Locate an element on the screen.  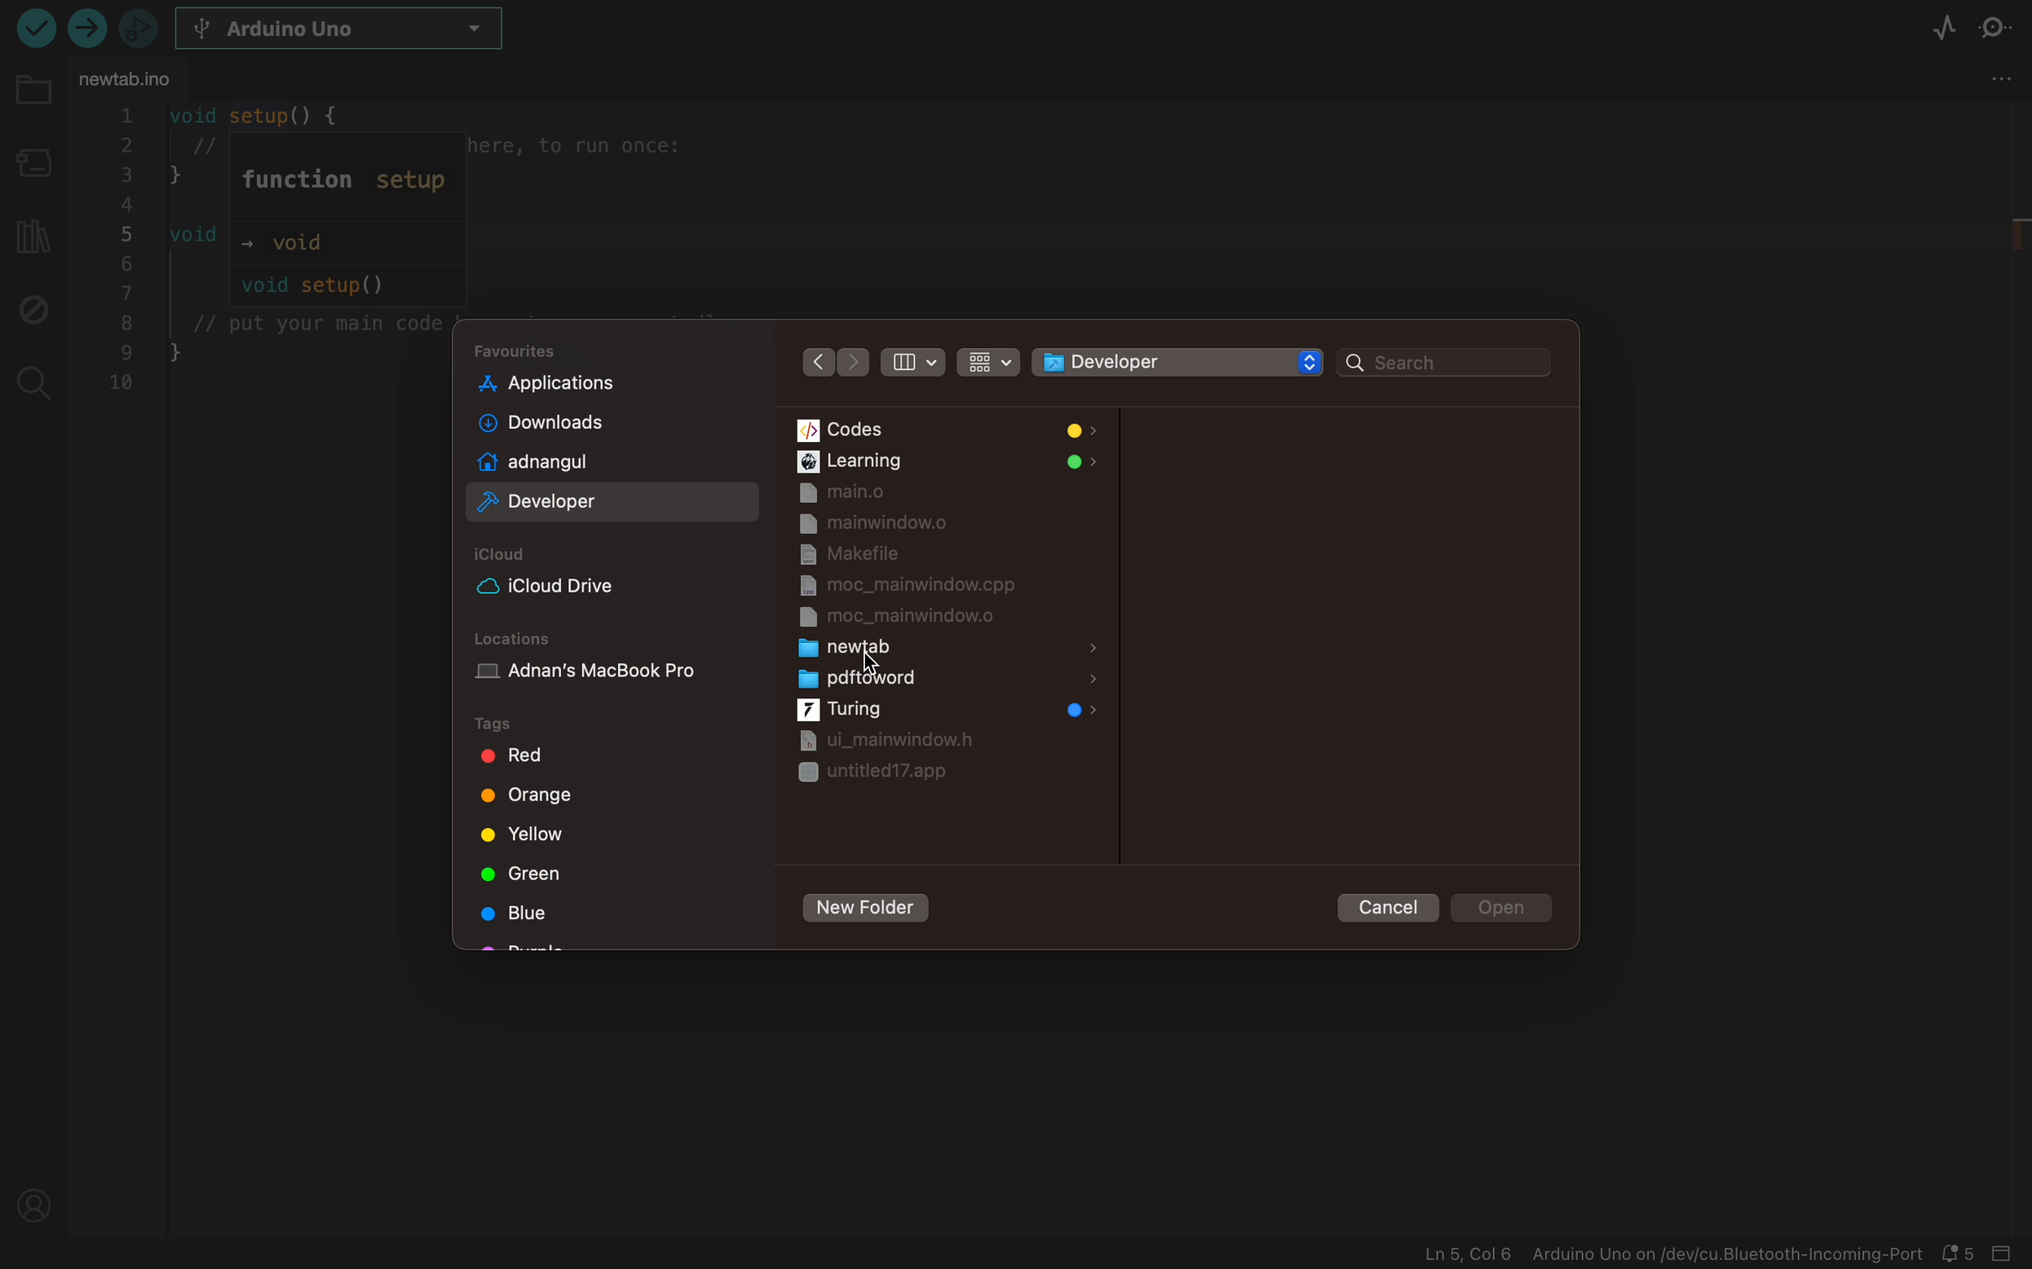
main window is located at coordinates (938, 524).